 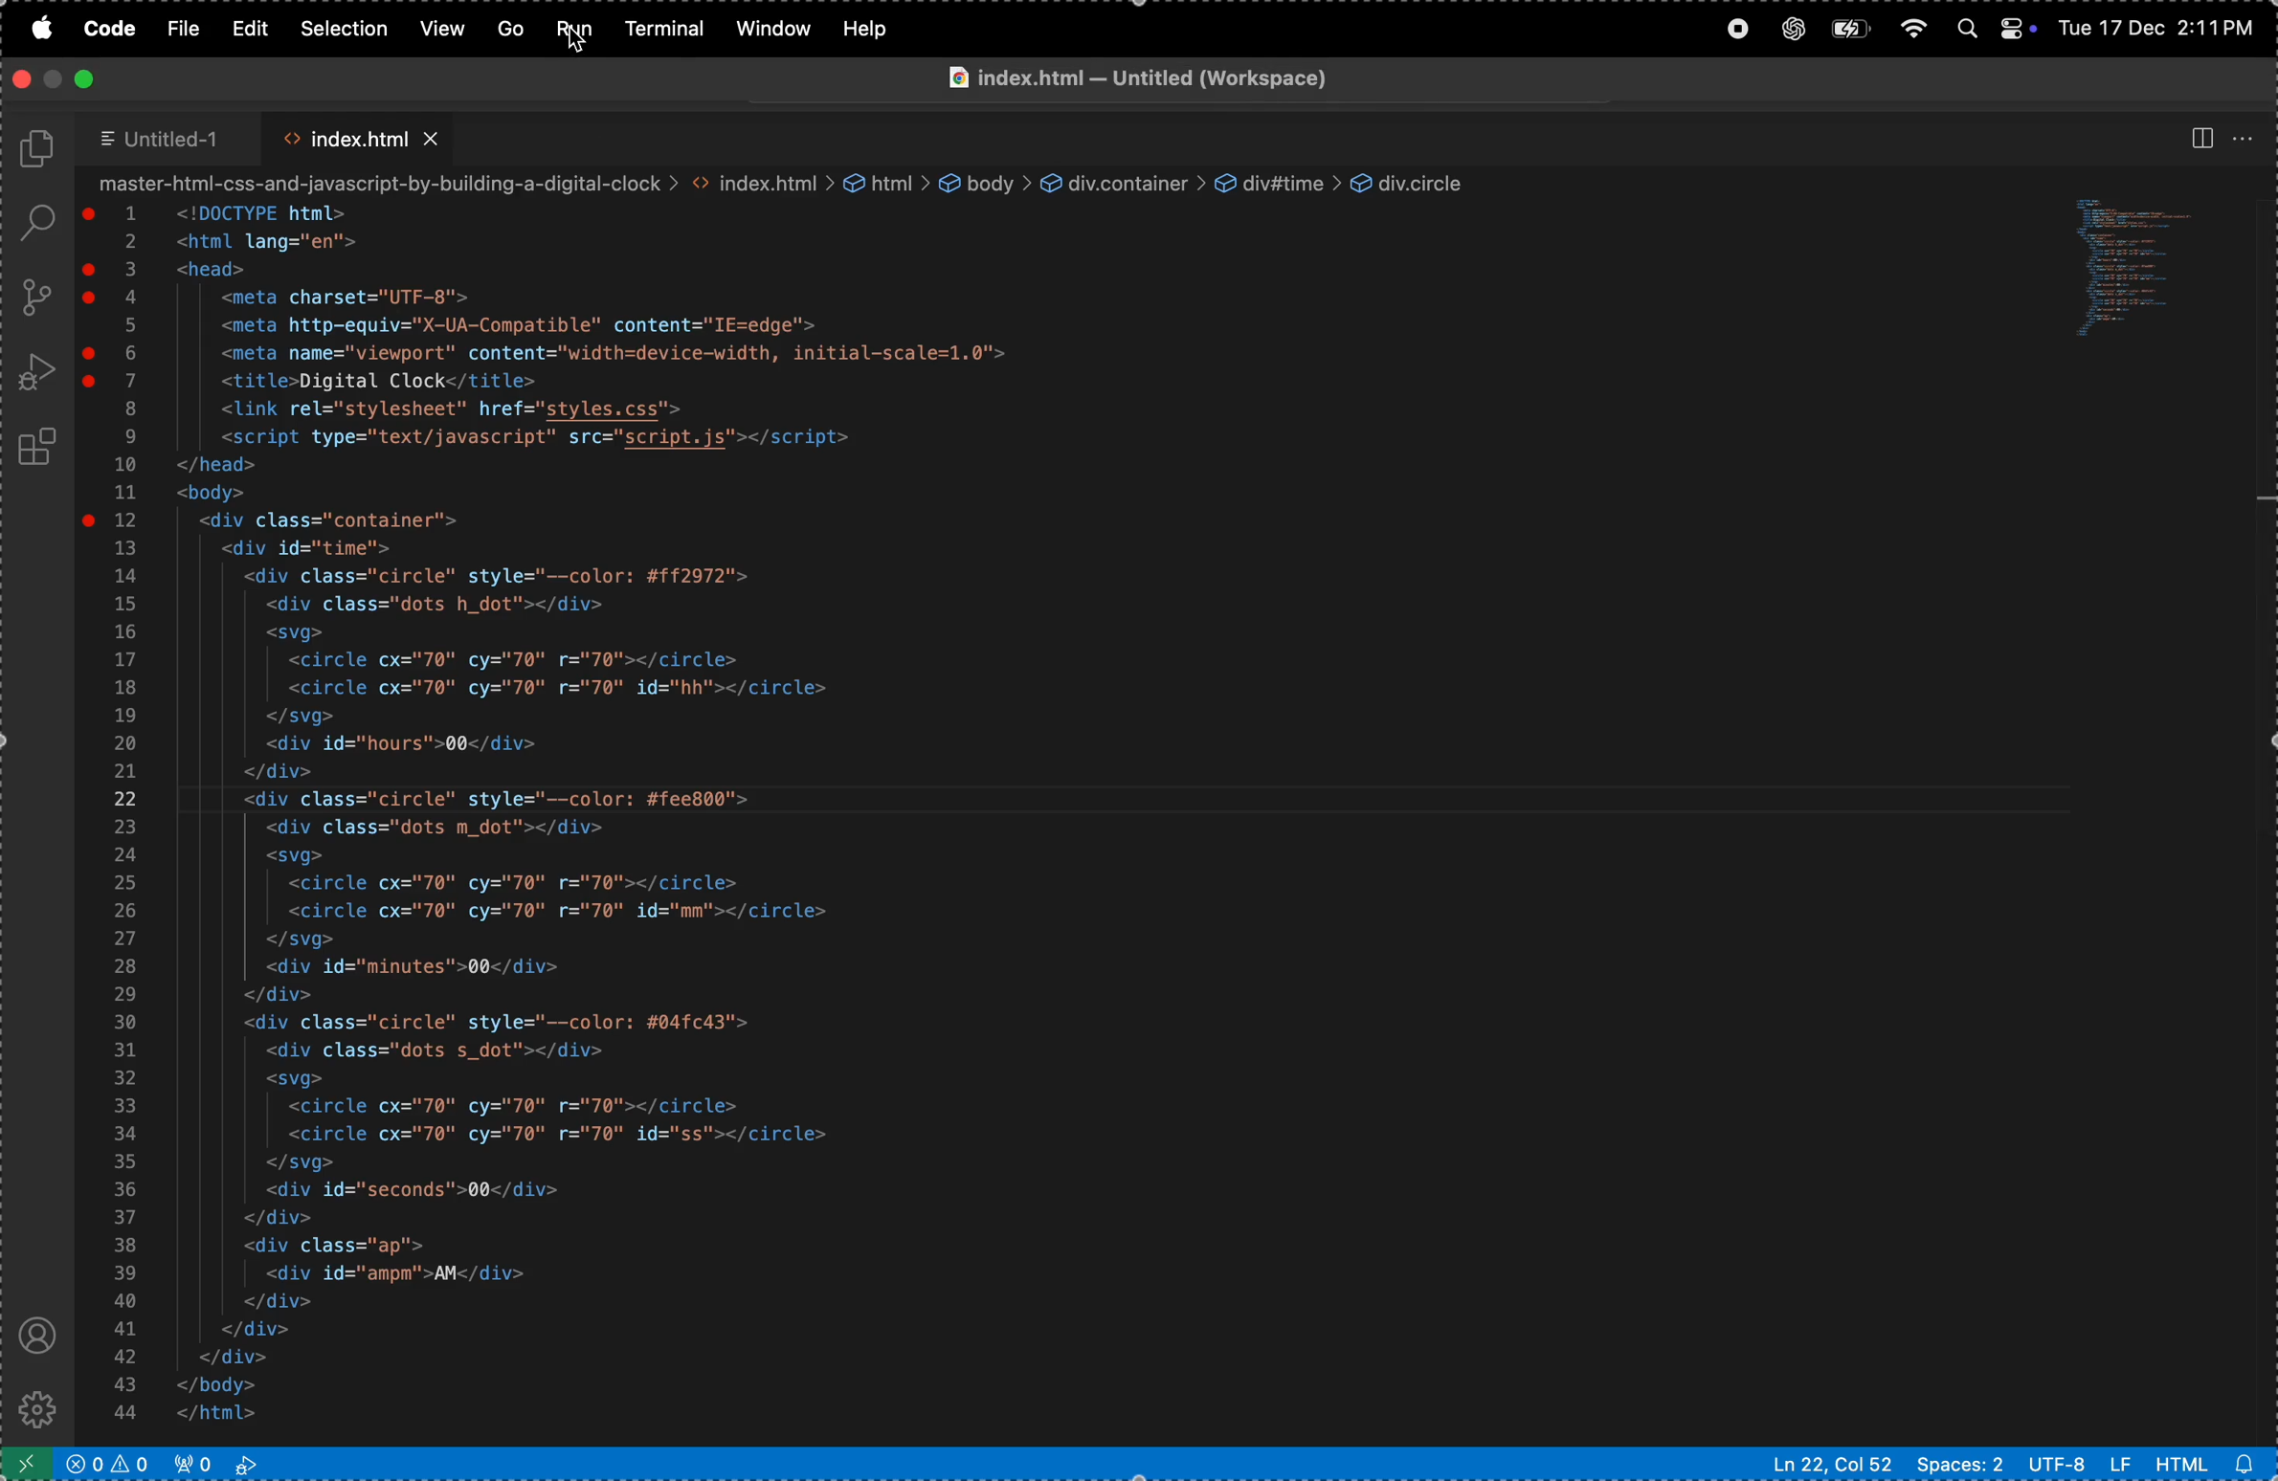 What do you see at coordinates (34, 1337) in the screenshot?
I see `profile` at bounding box center [34, 1337].